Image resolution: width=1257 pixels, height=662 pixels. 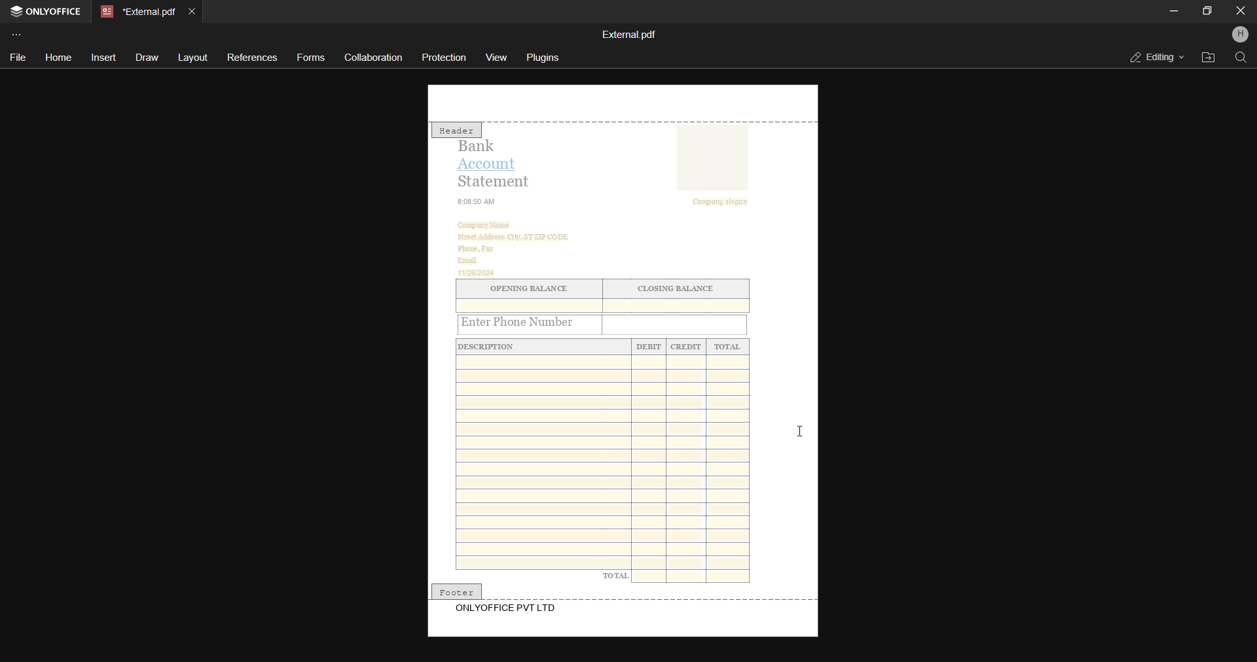 What do you see at coordinates (20, 33) in the screenshot?
I see `customize toolbar` at bounding box center [20, 33].